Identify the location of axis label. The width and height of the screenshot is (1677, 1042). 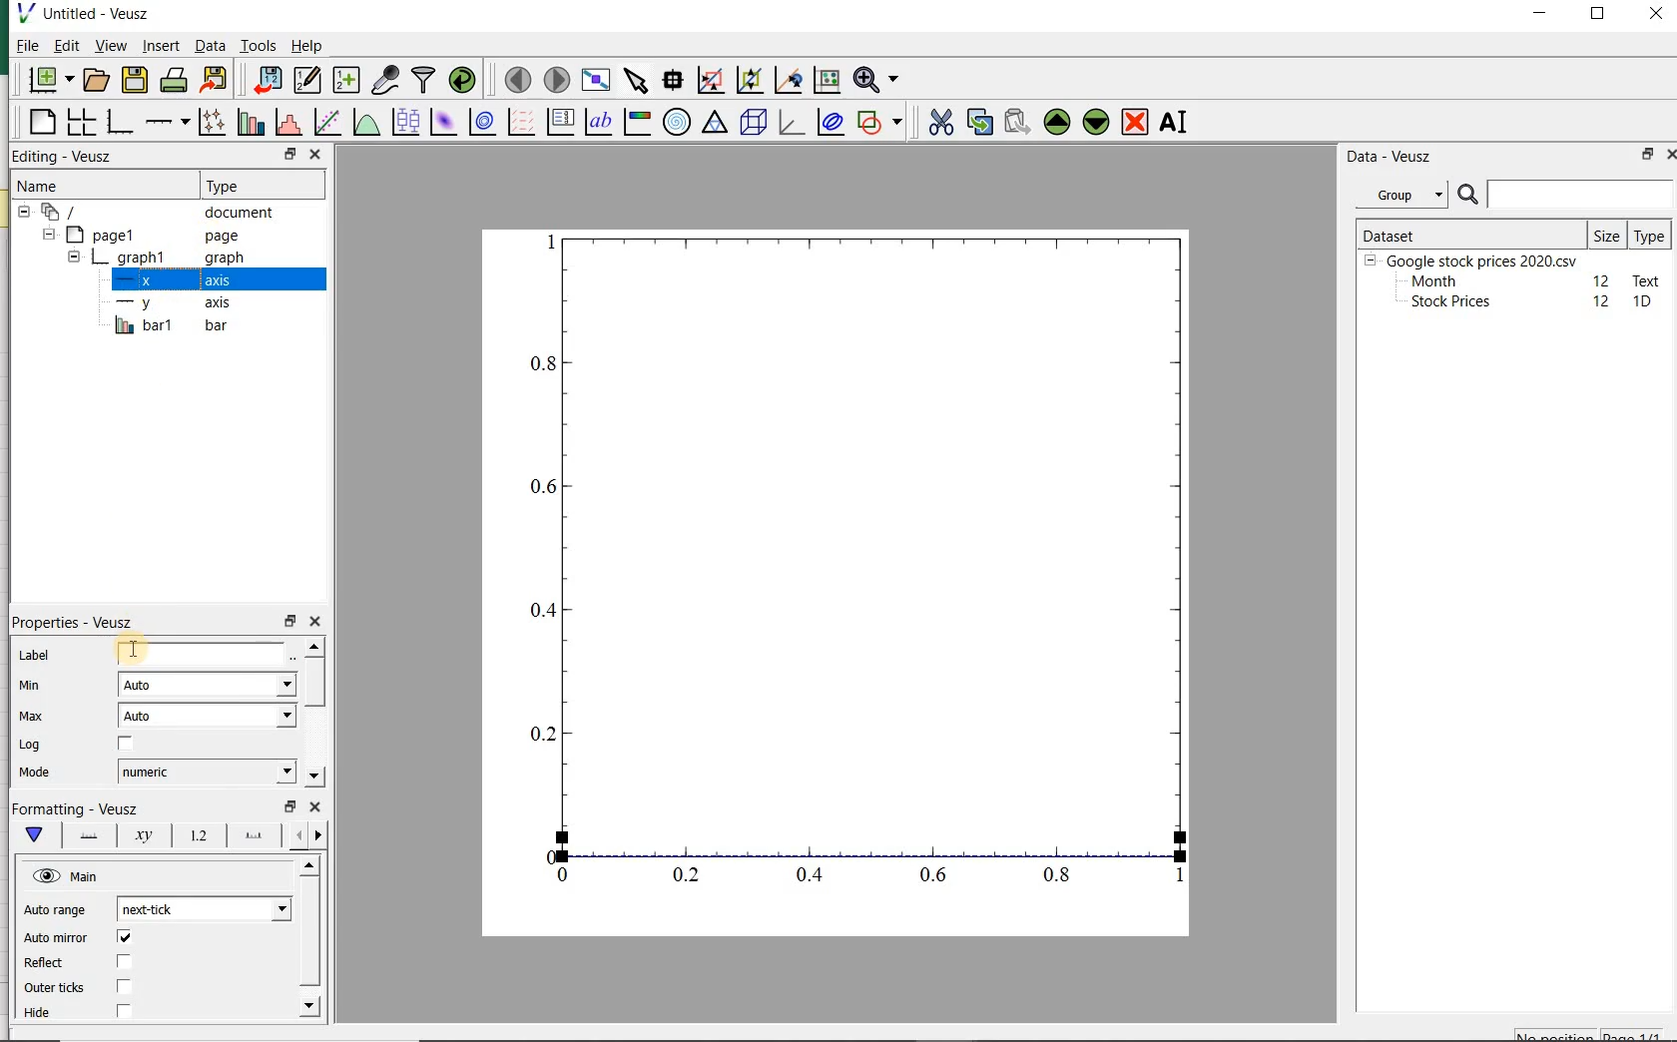
(141, 834).